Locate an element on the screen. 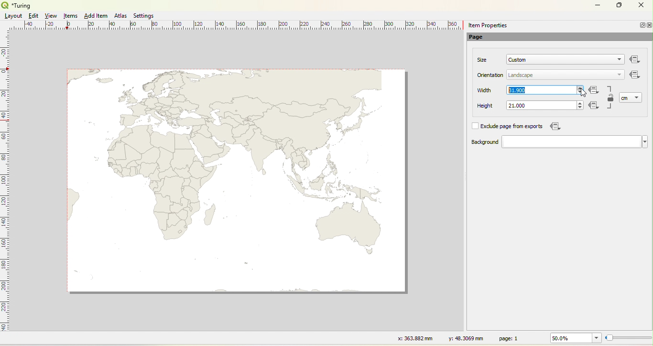 The image size is (653, 346). Custom is located at coordinates (518, 60).